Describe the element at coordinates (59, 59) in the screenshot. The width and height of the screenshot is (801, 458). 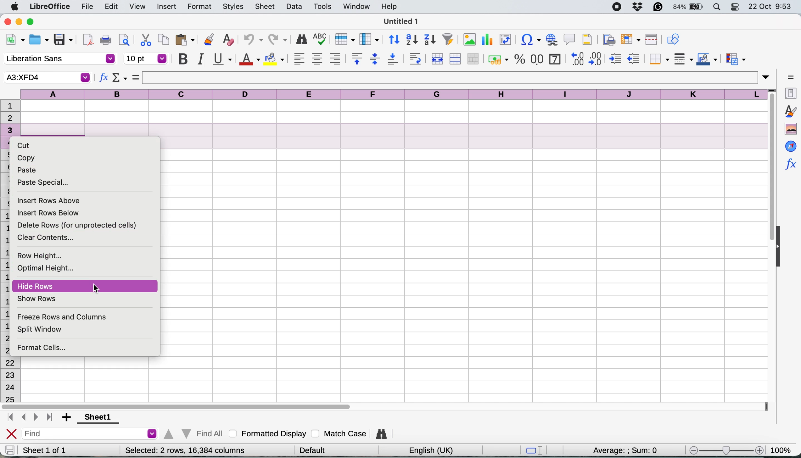
I see `font` at that location.